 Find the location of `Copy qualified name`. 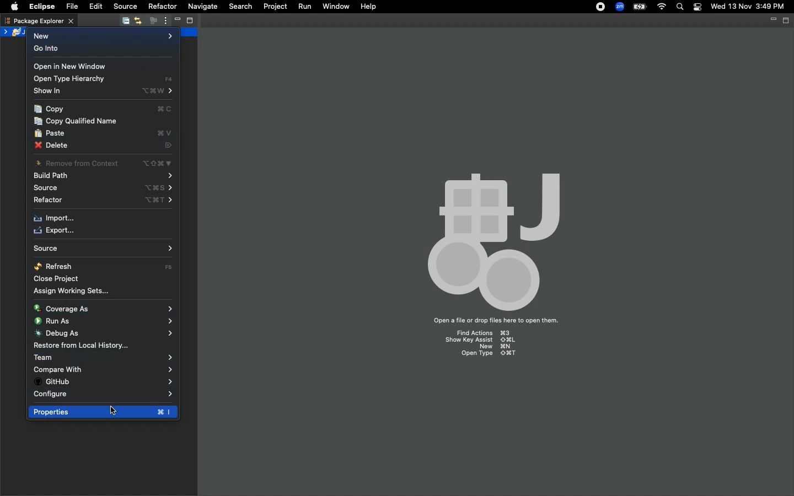

Copy qualified name is located at coordinates (76, 121).